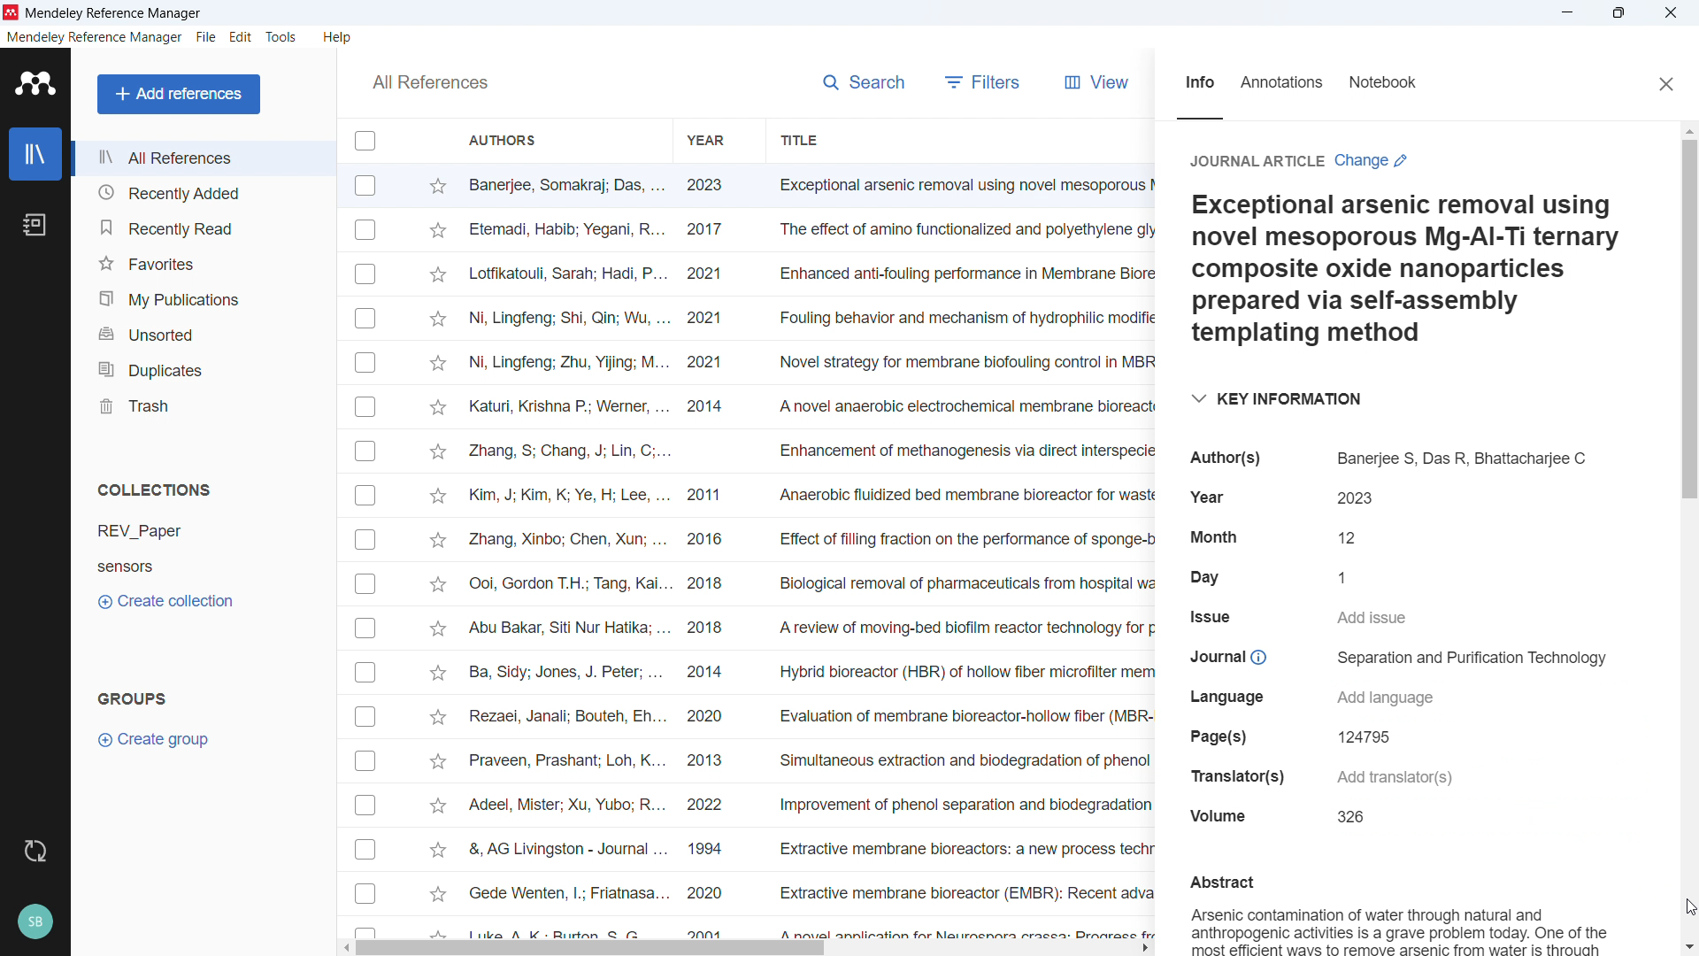 The image size is (1699, 956). What do you see at coordinates (1395, 698) in the screenshot?
I see `add language` at bounding box center [1395, 698].